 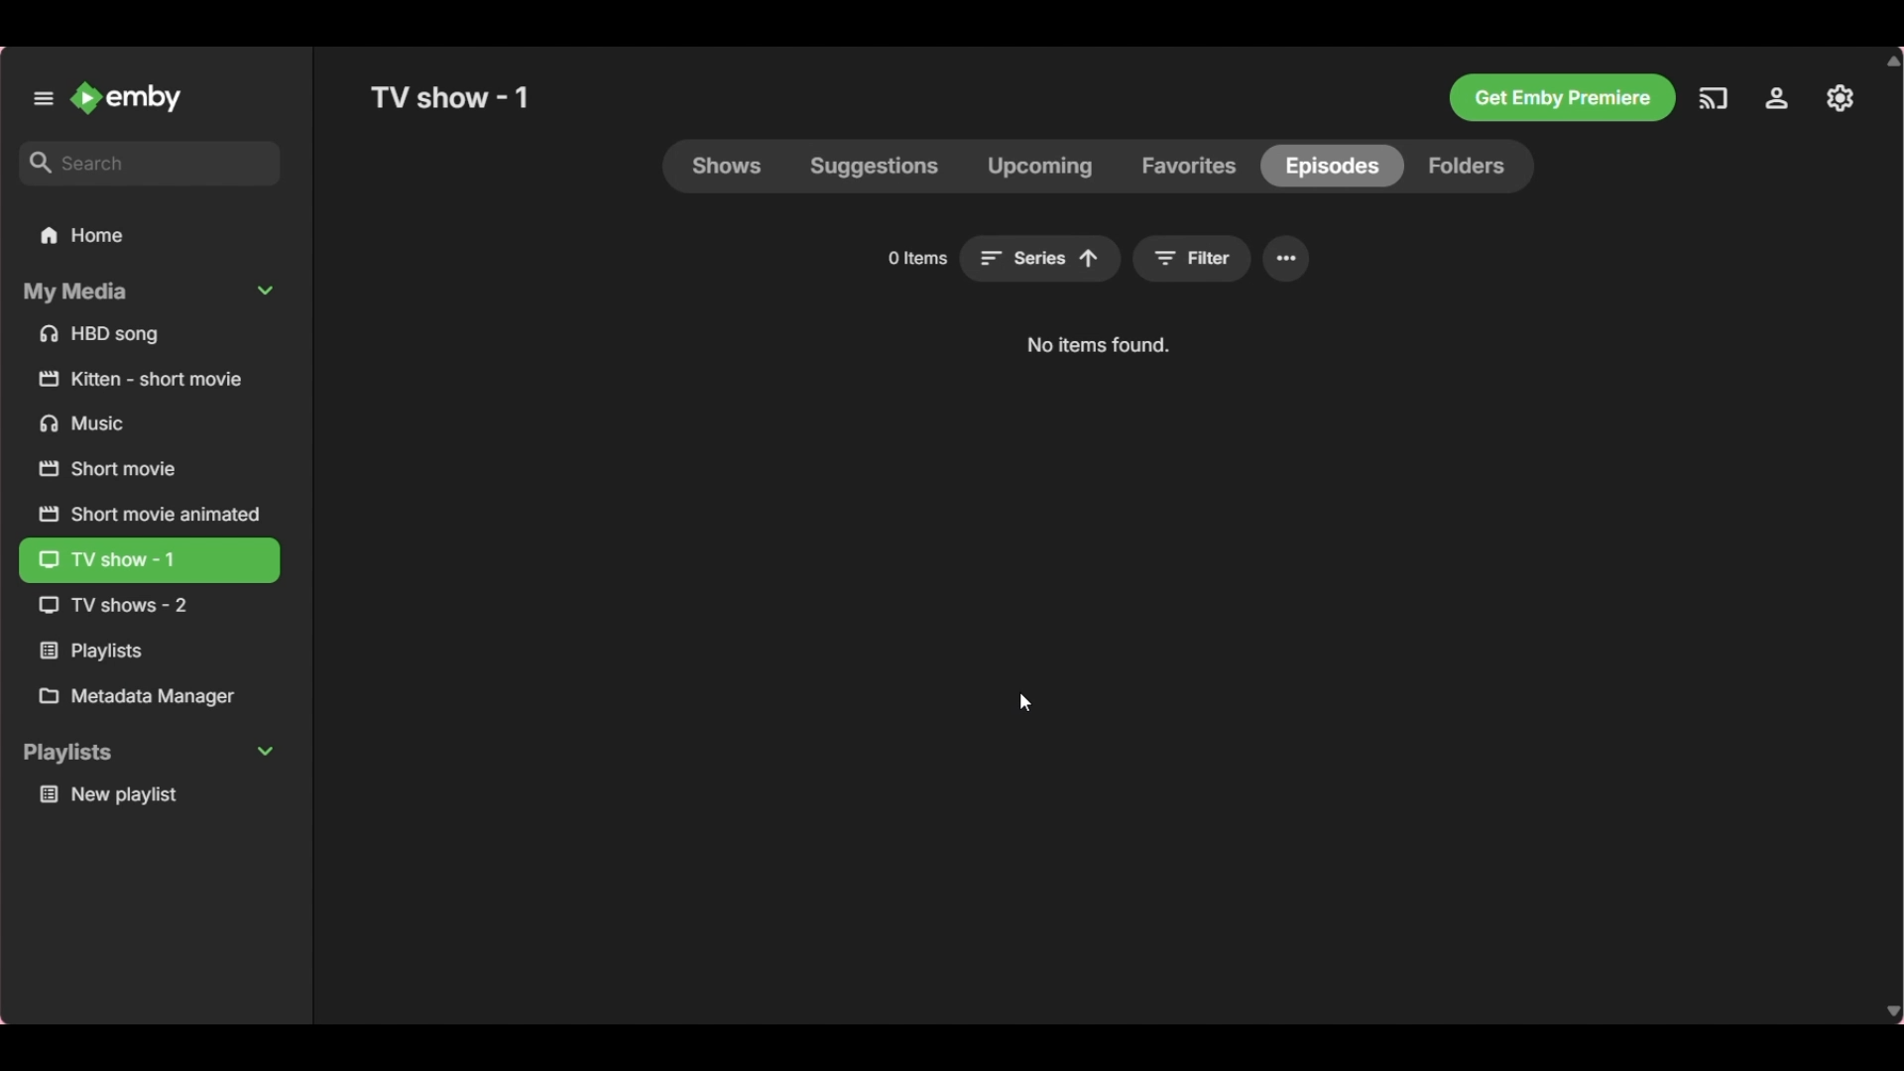 What do you see at coordinates (128, 97) in the screenshot?
I see `Go to home` at bounding box center [128, 97].